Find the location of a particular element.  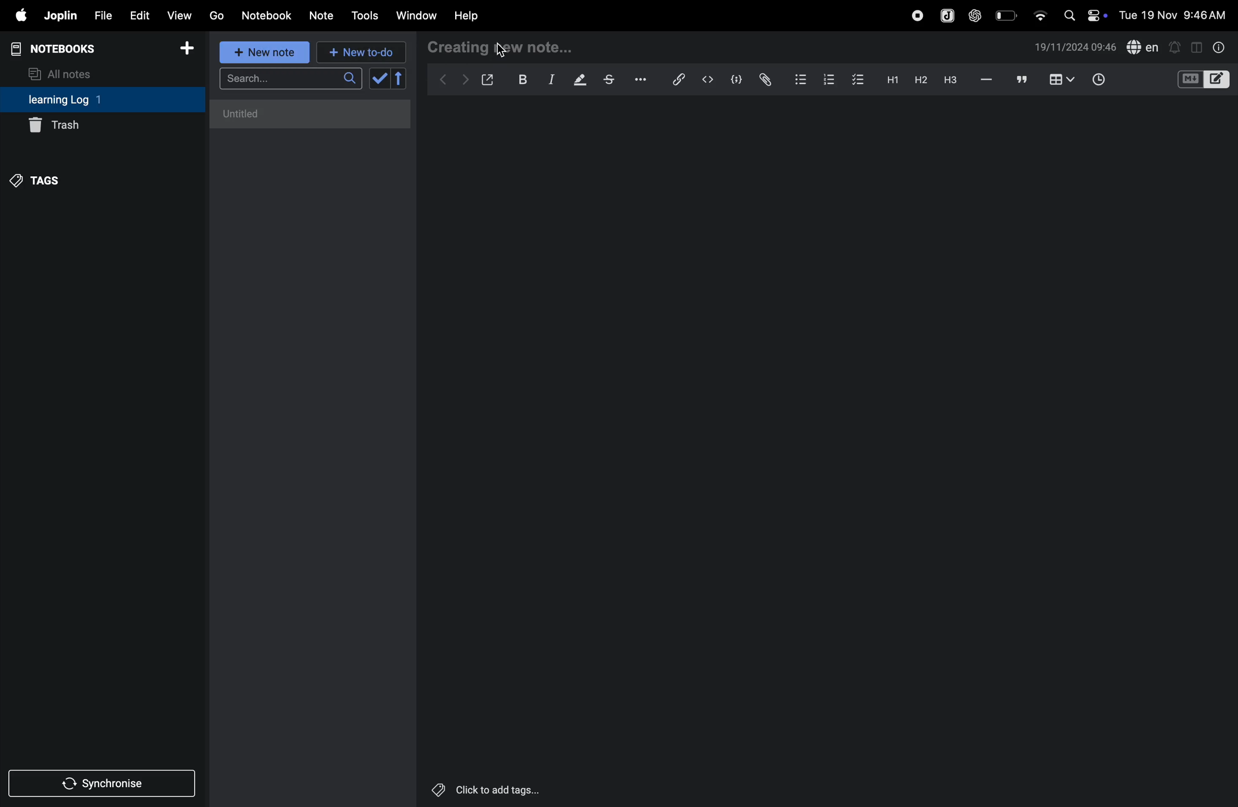

attach file is located at coordinates (764, 80).